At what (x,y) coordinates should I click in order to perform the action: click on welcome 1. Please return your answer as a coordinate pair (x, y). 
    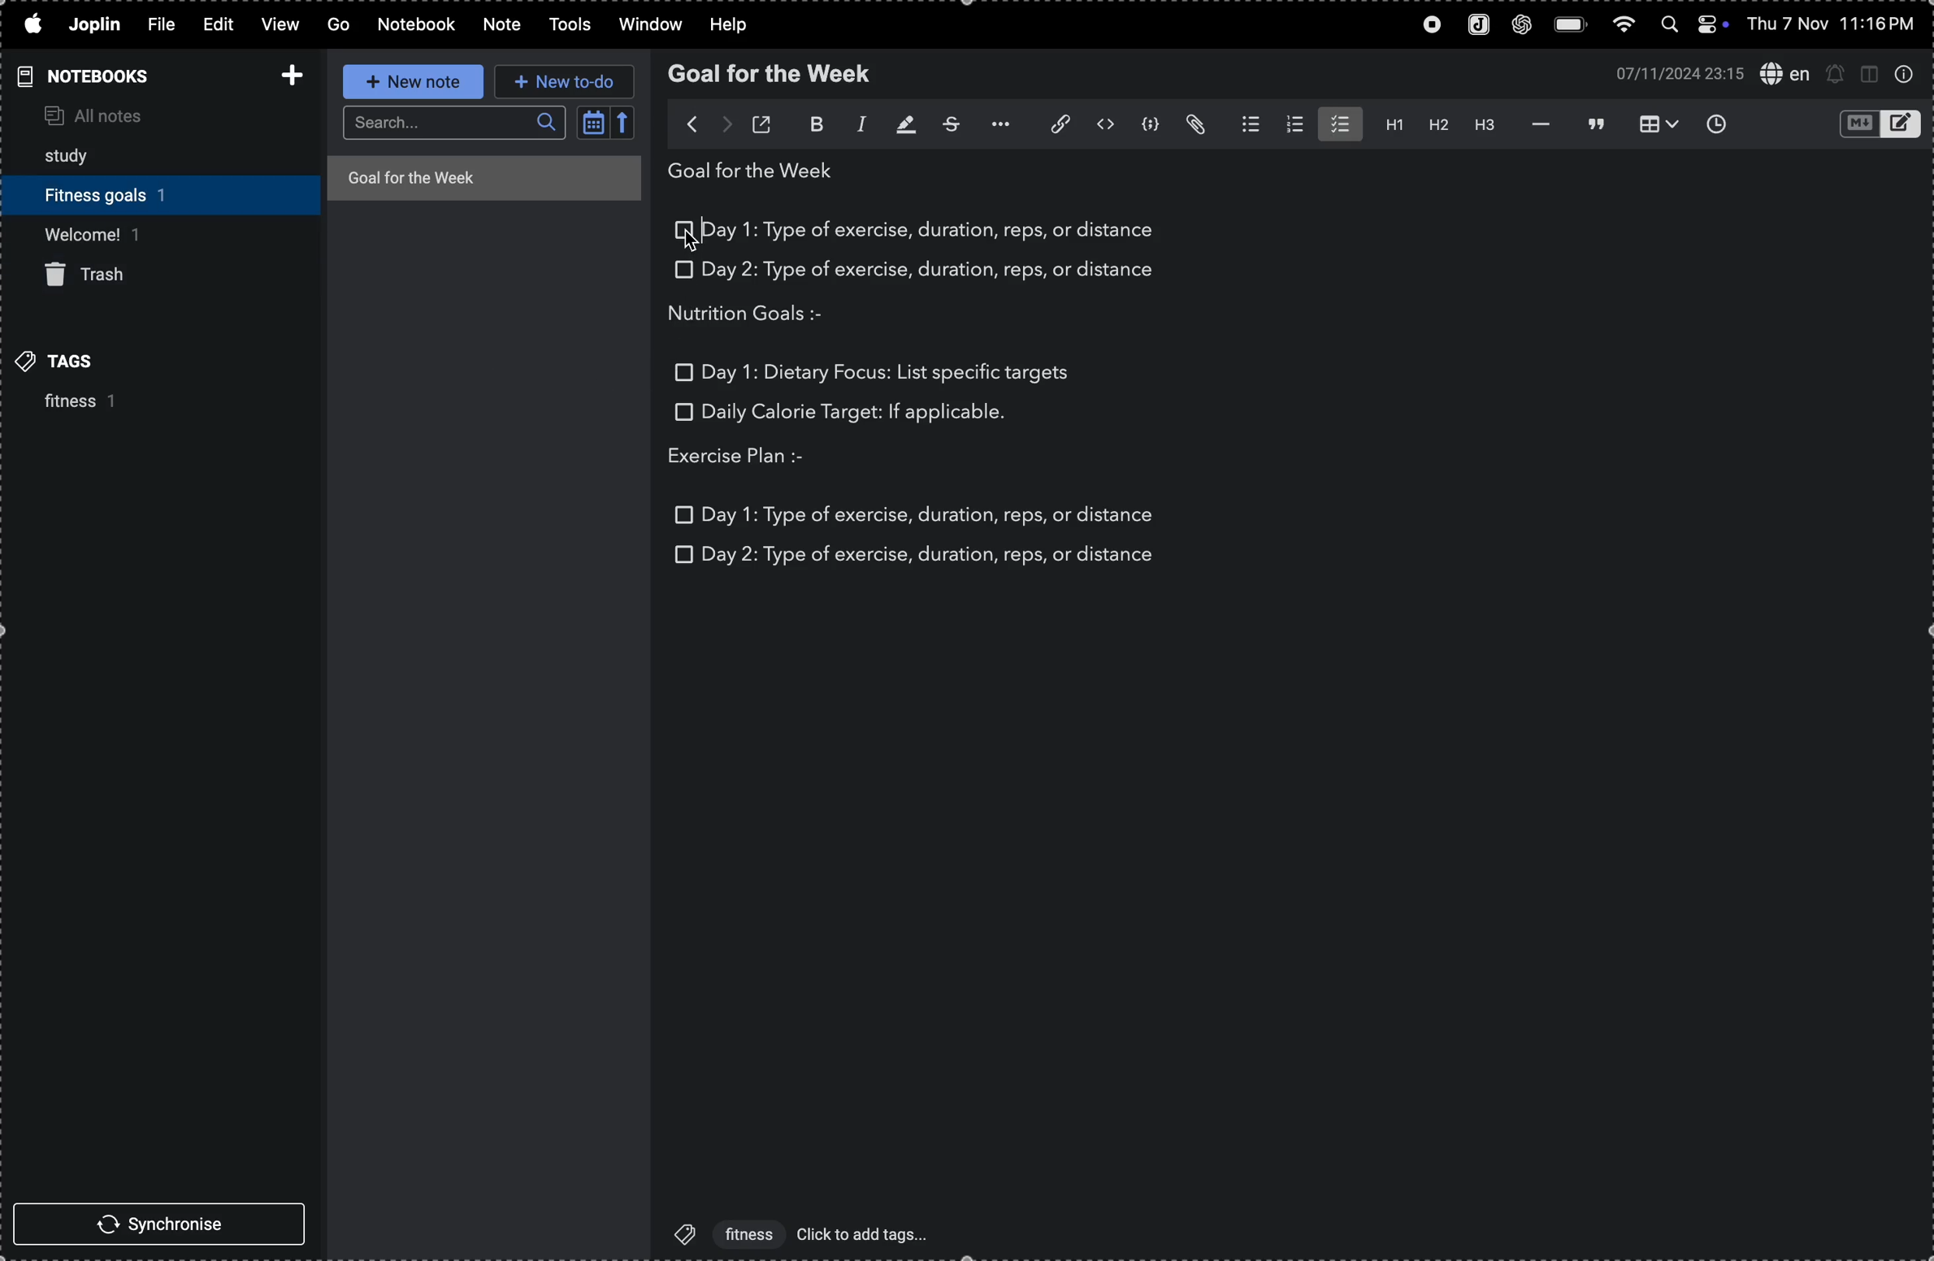
    Looking at the image, I should click on (151, 233).